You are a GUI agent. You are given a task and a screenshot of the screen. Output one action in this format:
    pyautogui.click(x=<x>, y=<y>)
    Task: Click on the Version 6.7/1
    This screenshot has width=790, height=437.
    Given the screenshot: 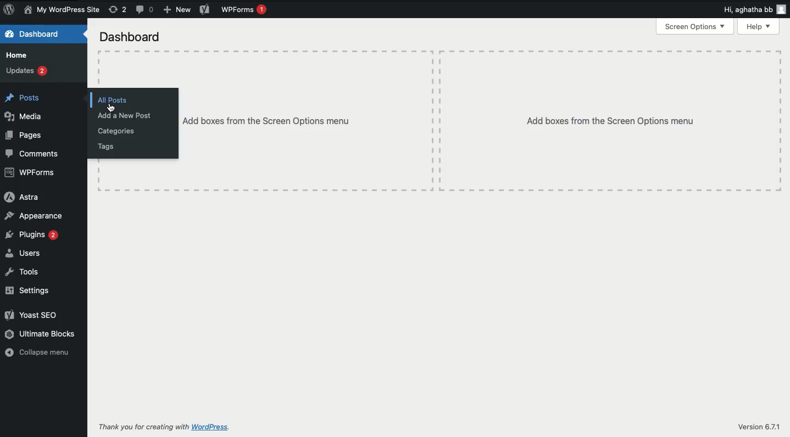 What is the action you would take?
    pyautogui.click(x=759, y=427)
    